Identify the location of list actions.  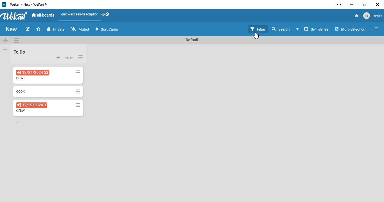
(81, 57).